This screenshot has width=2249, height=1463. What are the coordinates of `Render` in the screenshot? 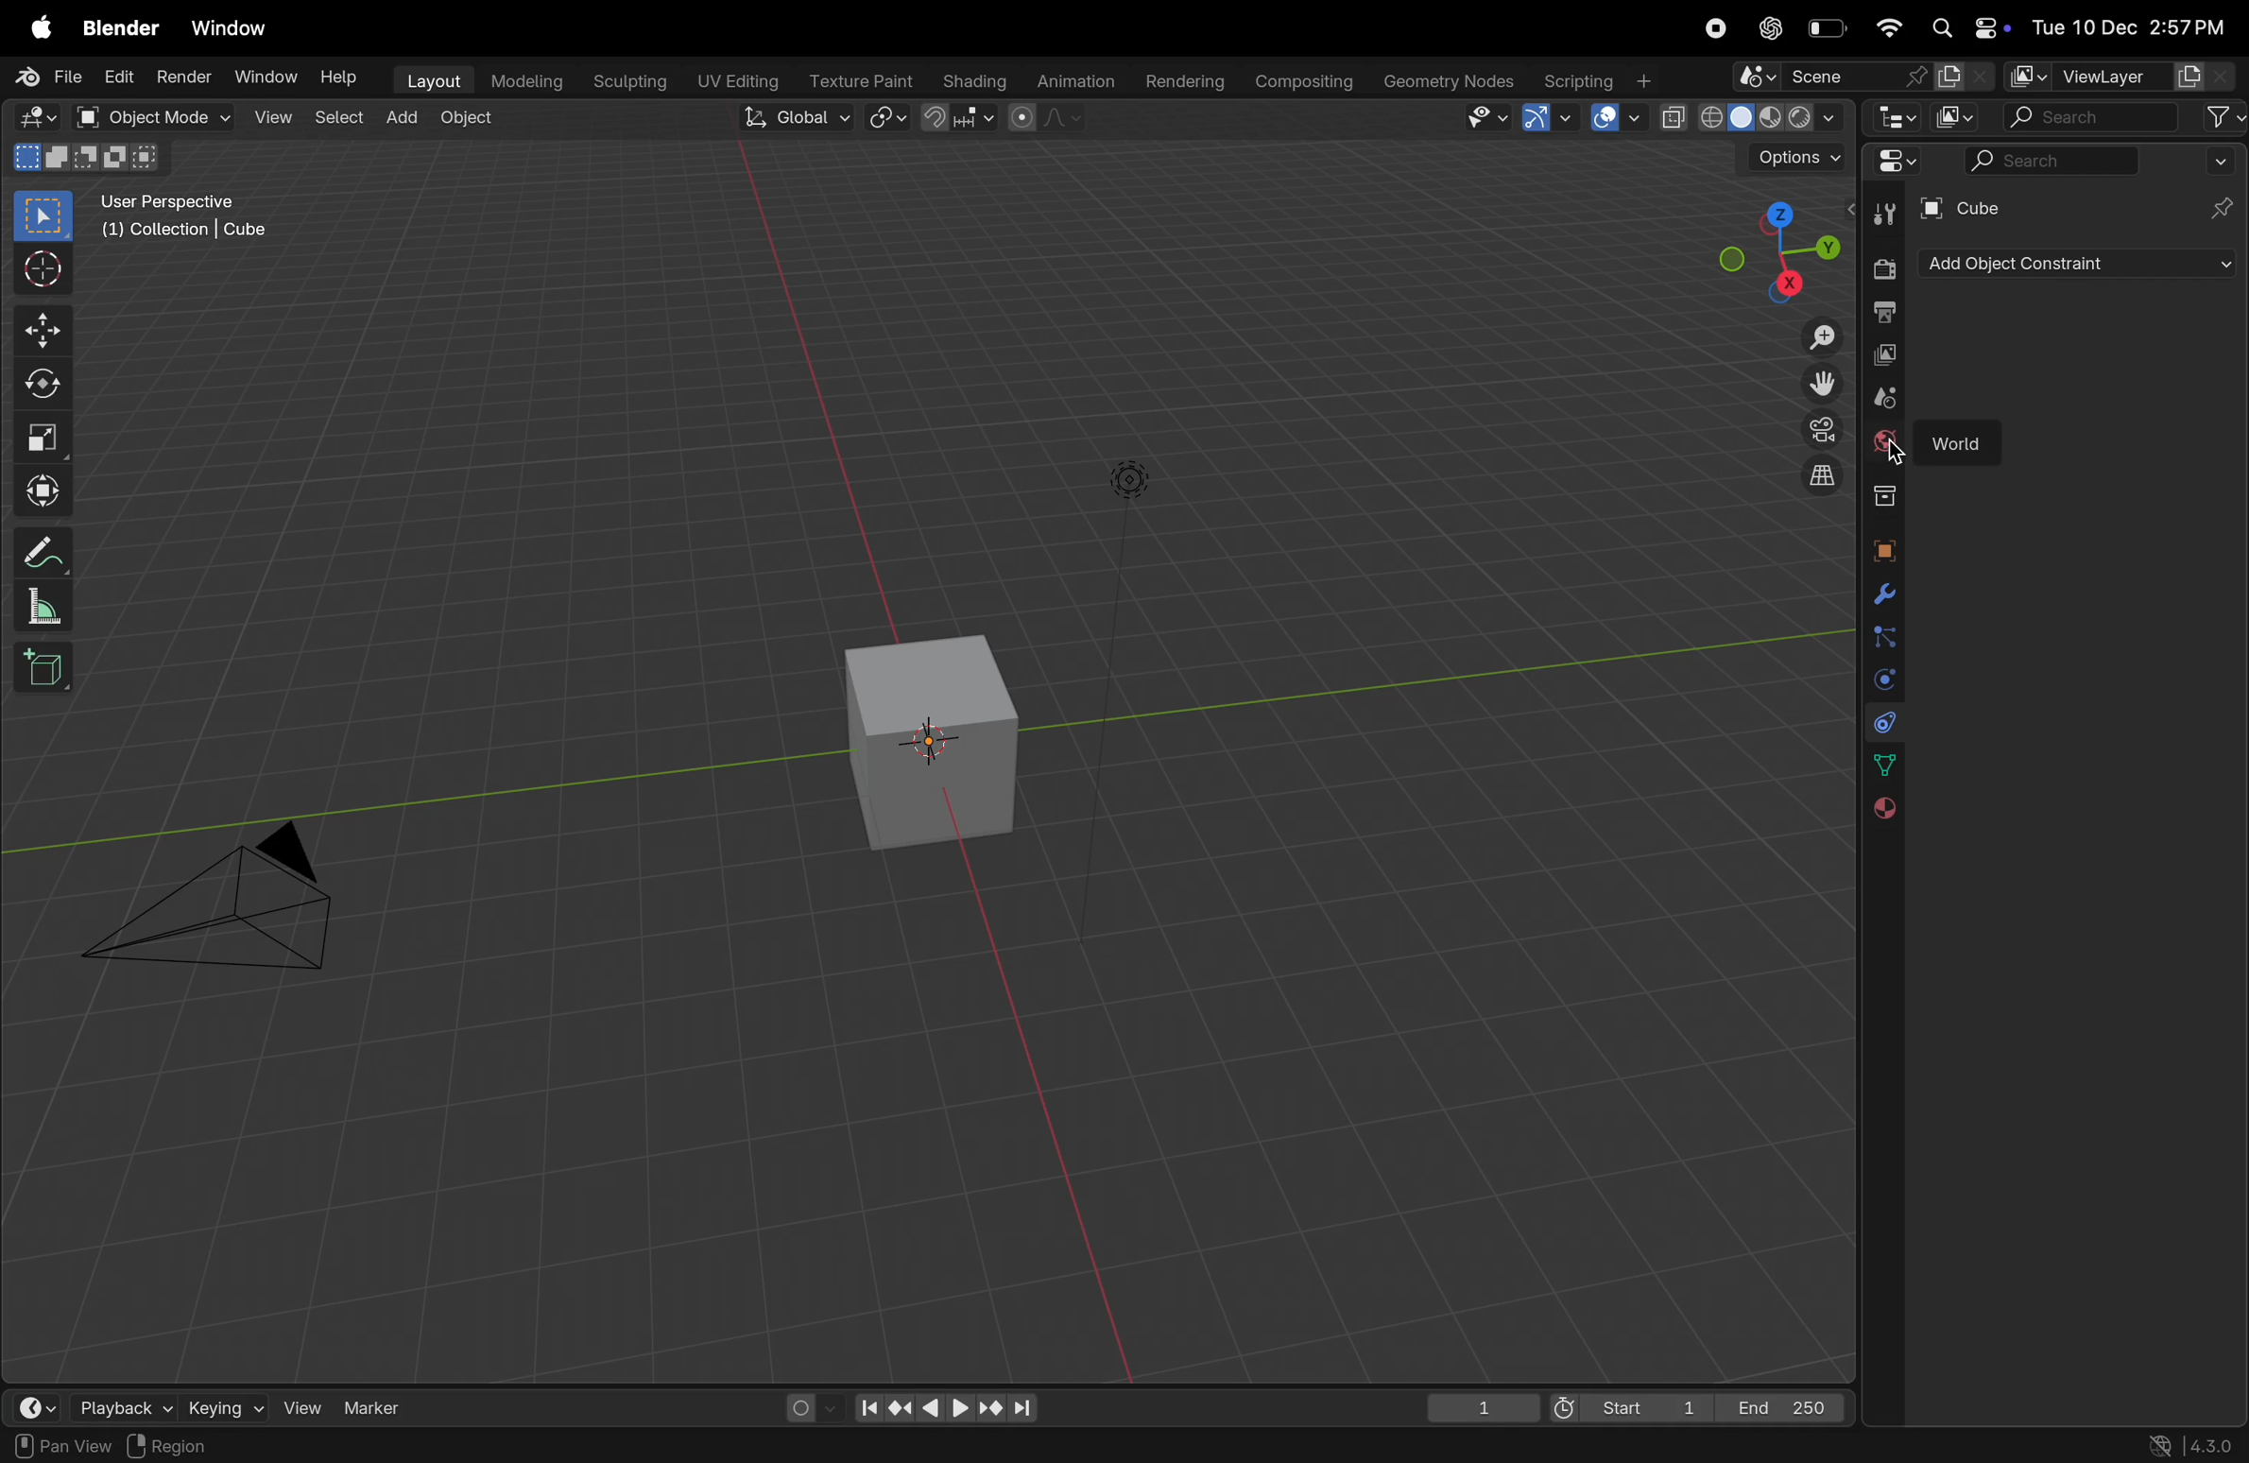 It's located at (181, 79).